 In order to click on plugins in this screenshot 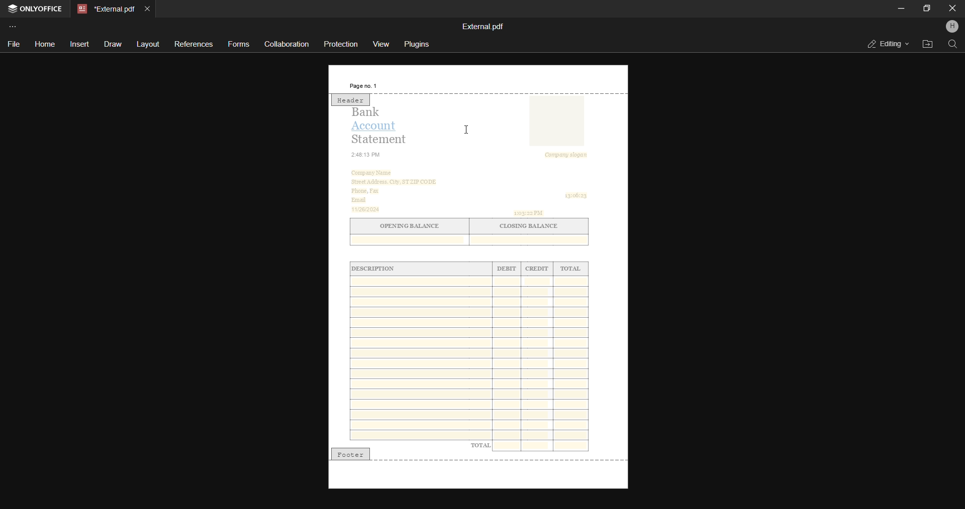, I will do `click(418, 44)`.